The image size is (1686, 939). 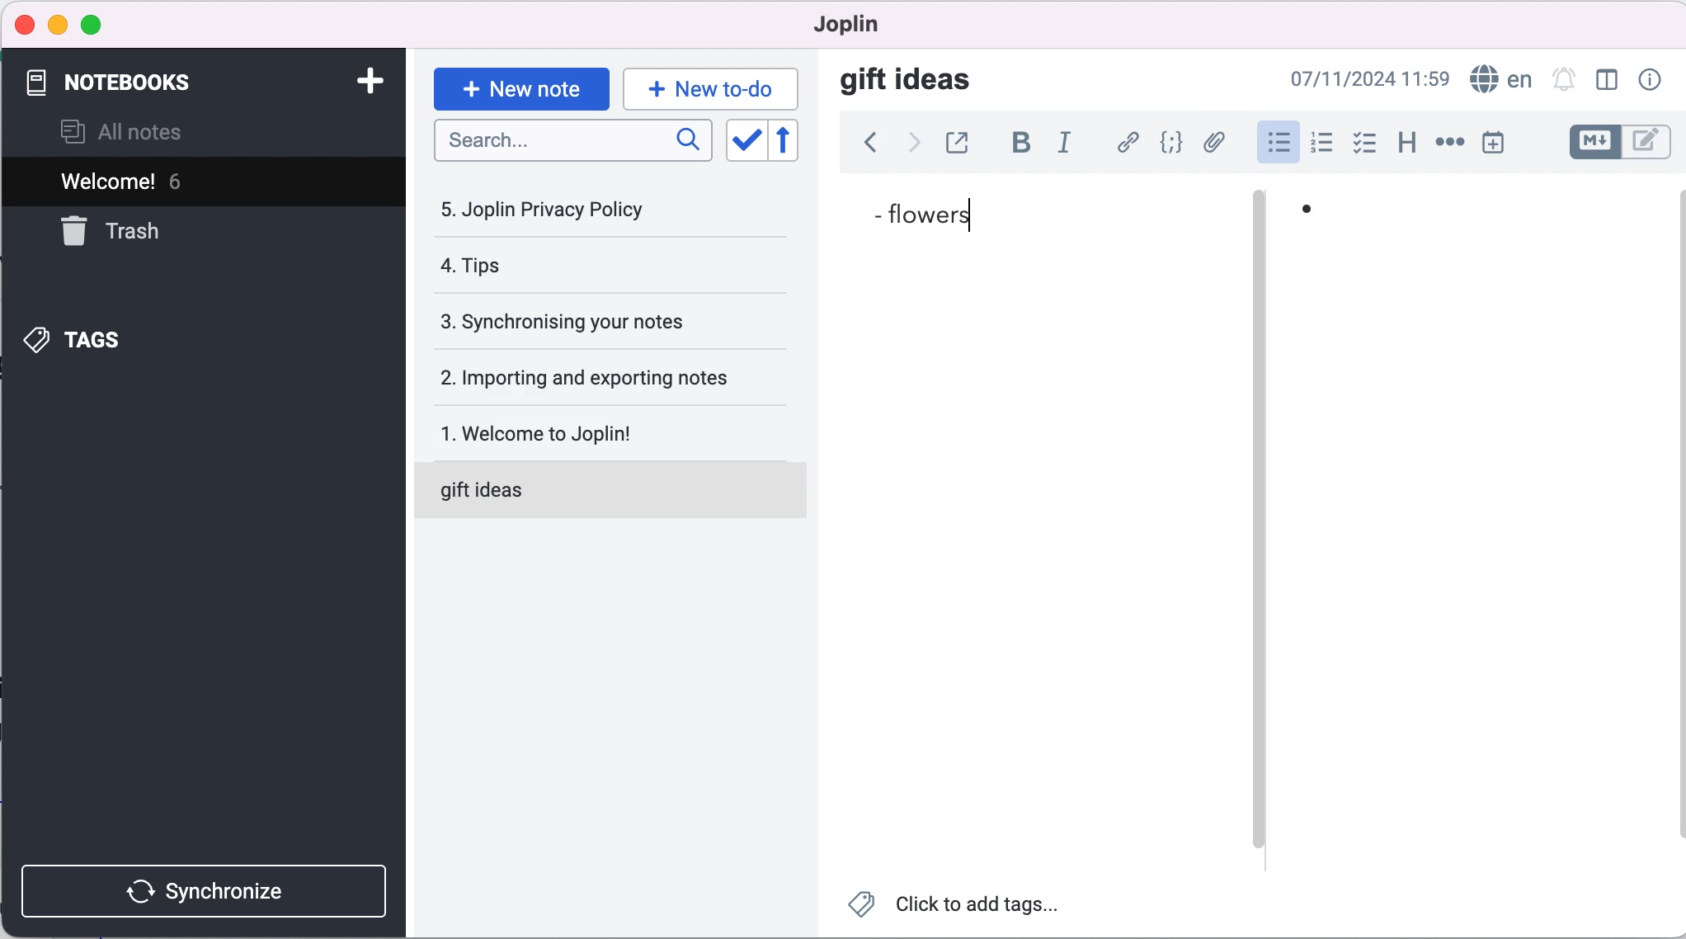 I want to click on close, so click(x=26, y=26).